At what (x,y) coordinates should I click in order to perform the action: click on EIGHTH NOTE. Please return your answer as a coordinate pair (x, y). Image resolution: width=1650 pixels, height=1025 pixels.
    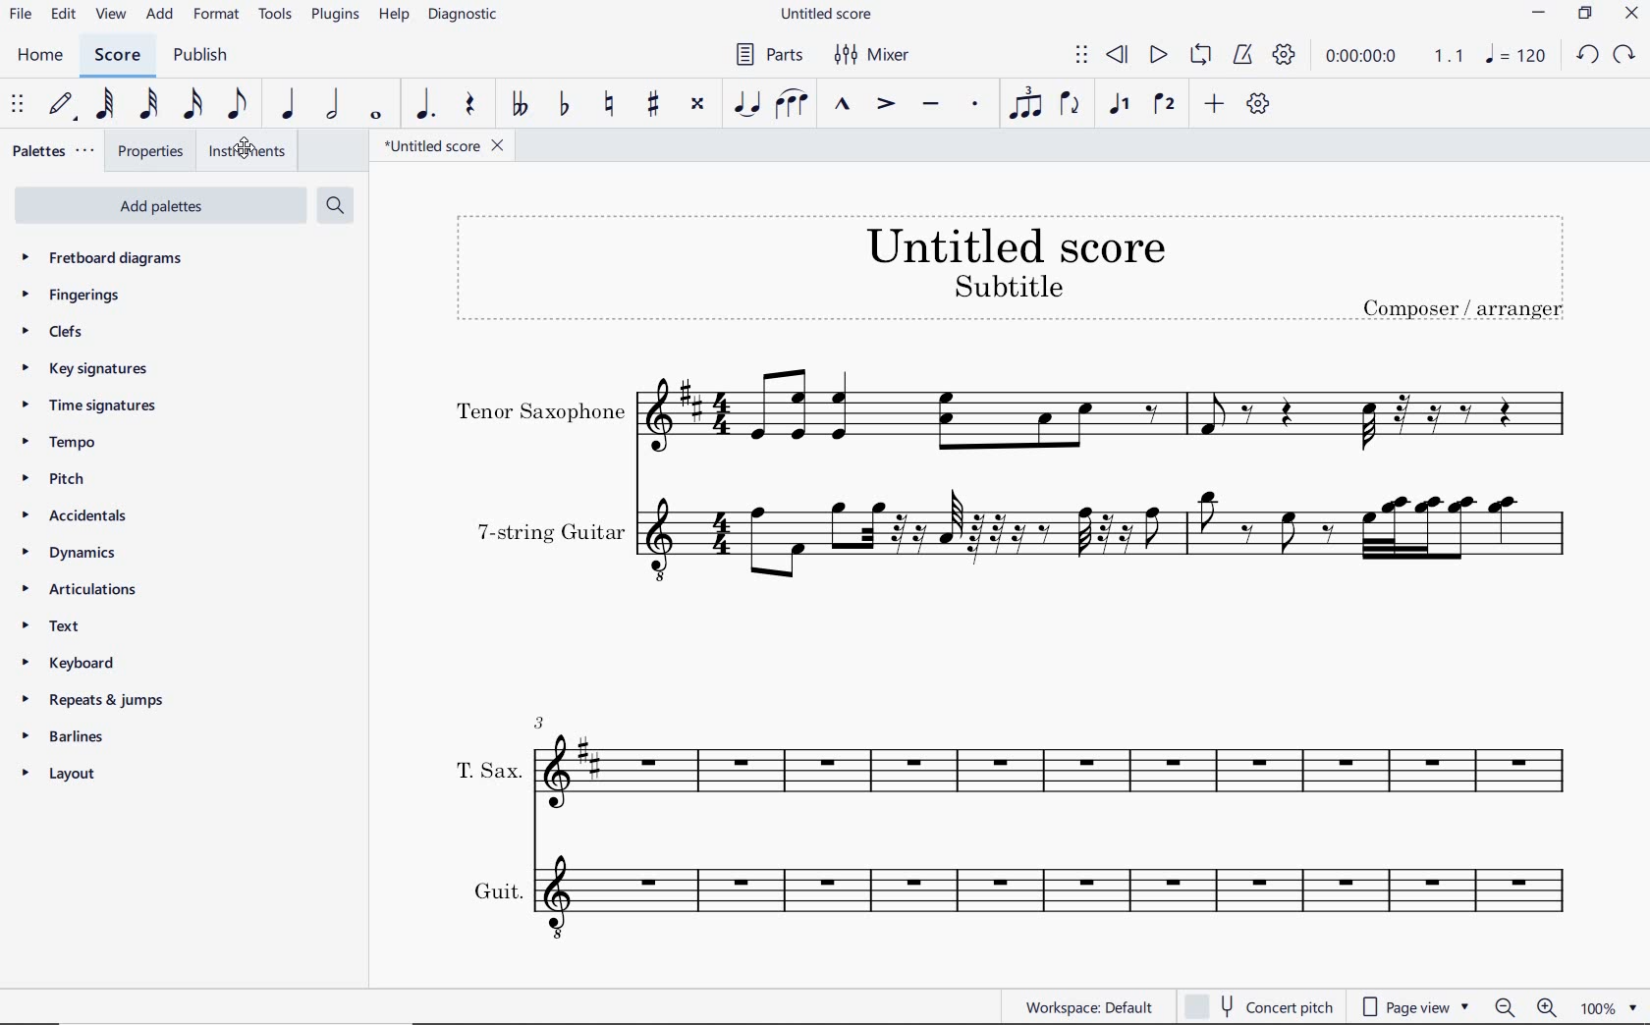
    Looking at the image, I should click on (239, 102).